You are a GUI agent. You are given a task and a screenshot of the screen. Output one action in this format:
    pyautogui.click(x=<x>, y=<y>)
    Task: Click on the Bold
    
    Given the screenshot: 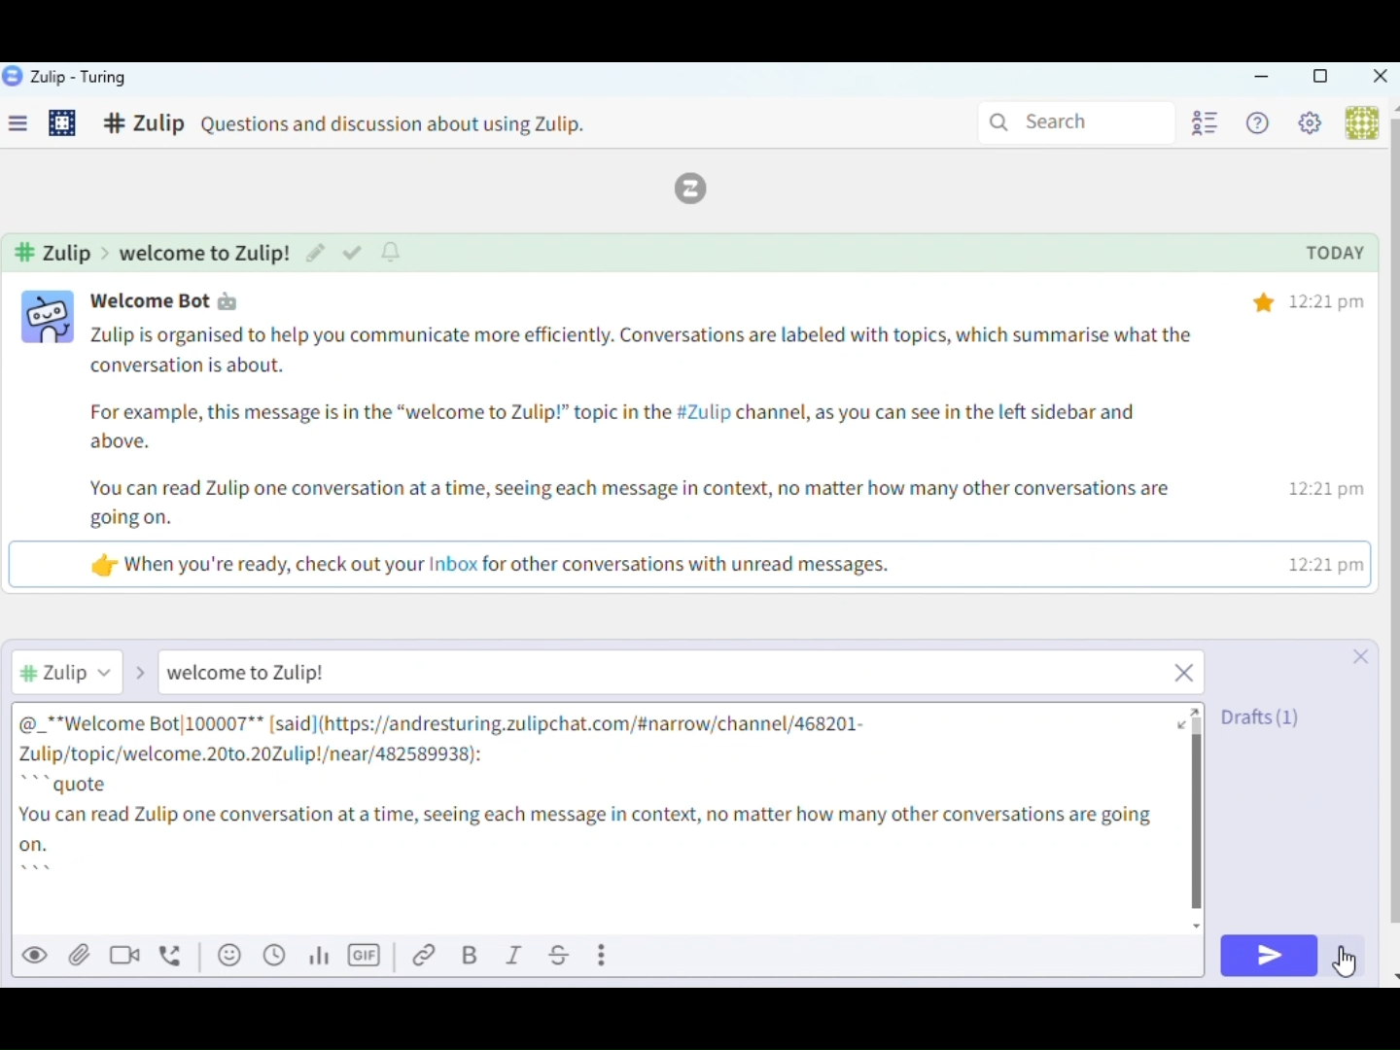 What is the action you would take?
    pyautogui.click(x=472, y=957)
    